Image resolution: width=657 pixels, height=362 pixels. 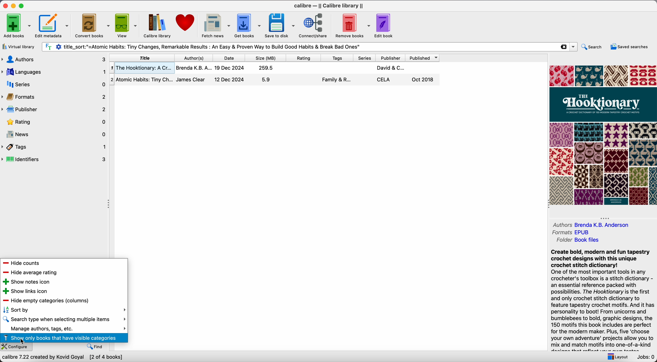 What do you see at coordinates (186, 21) in the screenshot?
I see `Donate` at bounding box center [186, 21].